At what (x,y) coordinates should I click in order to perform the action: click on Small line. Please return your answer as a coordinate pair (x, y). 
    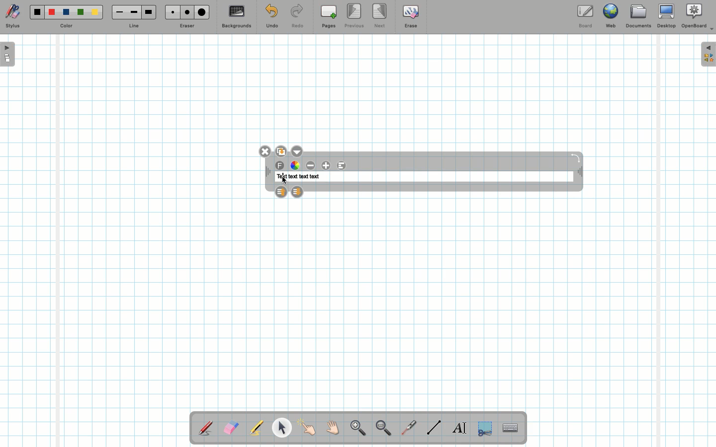
    Looking at the image, I should click on (118, 12).